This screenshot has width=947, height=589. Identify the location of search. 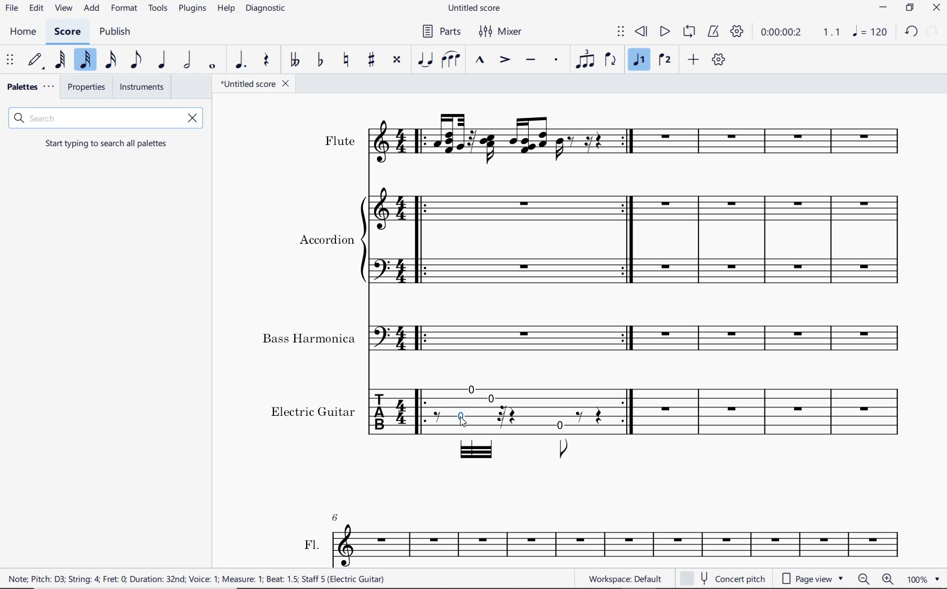
(92, 118).